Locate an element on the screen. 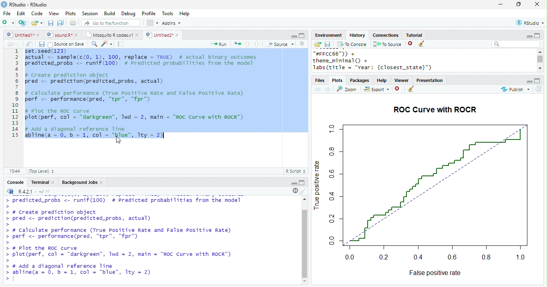  > # Plot the ROC curve> plot(perf, col = "darkgreen”, Twd = 2, main = "ROC Curve with ROCR")> is located at coordinates (124, 254).